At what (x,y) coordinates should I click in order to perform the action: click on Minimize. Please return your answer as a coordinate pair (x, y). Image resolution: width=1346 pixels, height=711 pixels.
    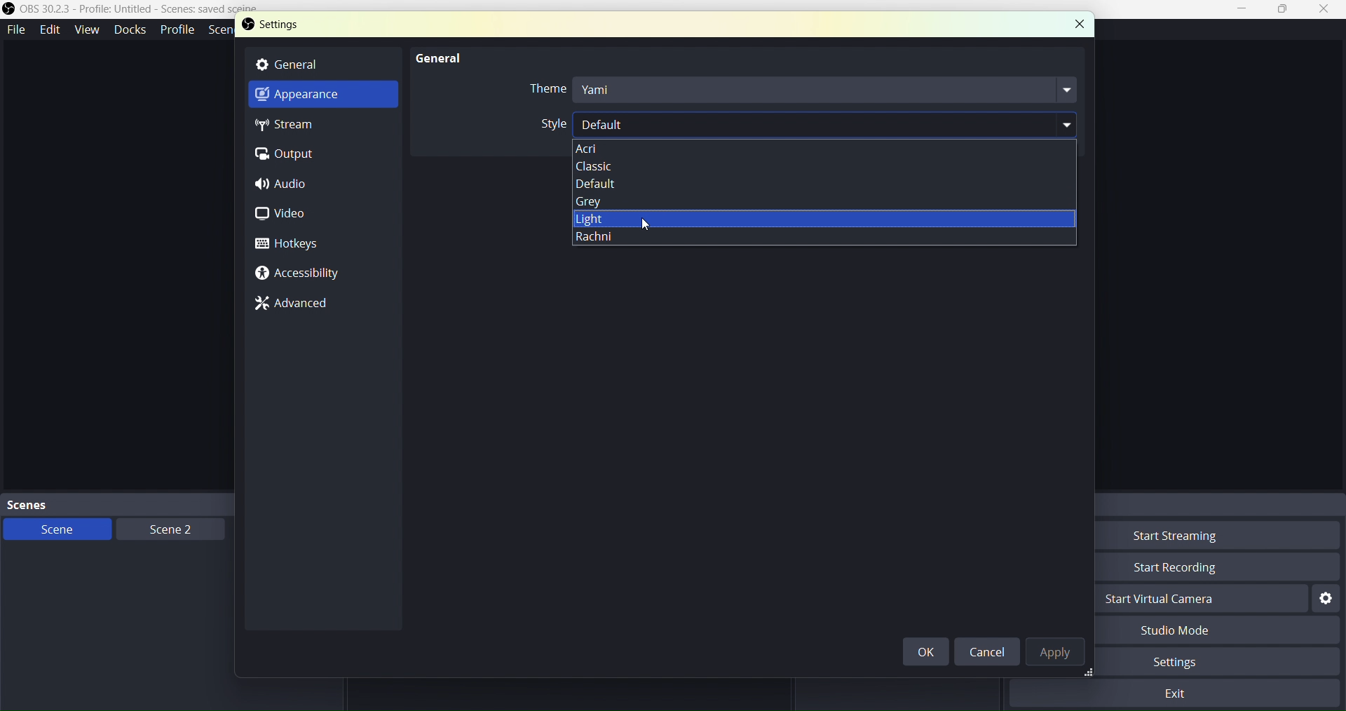
    Looking at the image, I should click on (1246, 9).